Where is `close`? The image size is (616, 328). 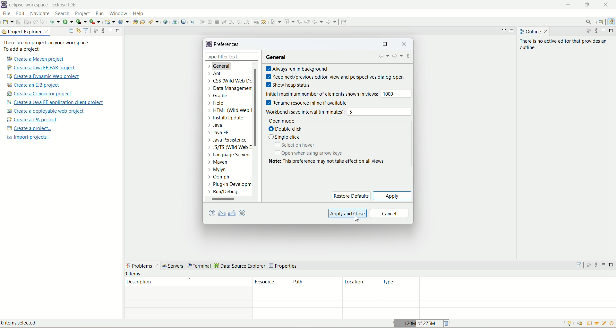
close is located at coordinates (606, 4).